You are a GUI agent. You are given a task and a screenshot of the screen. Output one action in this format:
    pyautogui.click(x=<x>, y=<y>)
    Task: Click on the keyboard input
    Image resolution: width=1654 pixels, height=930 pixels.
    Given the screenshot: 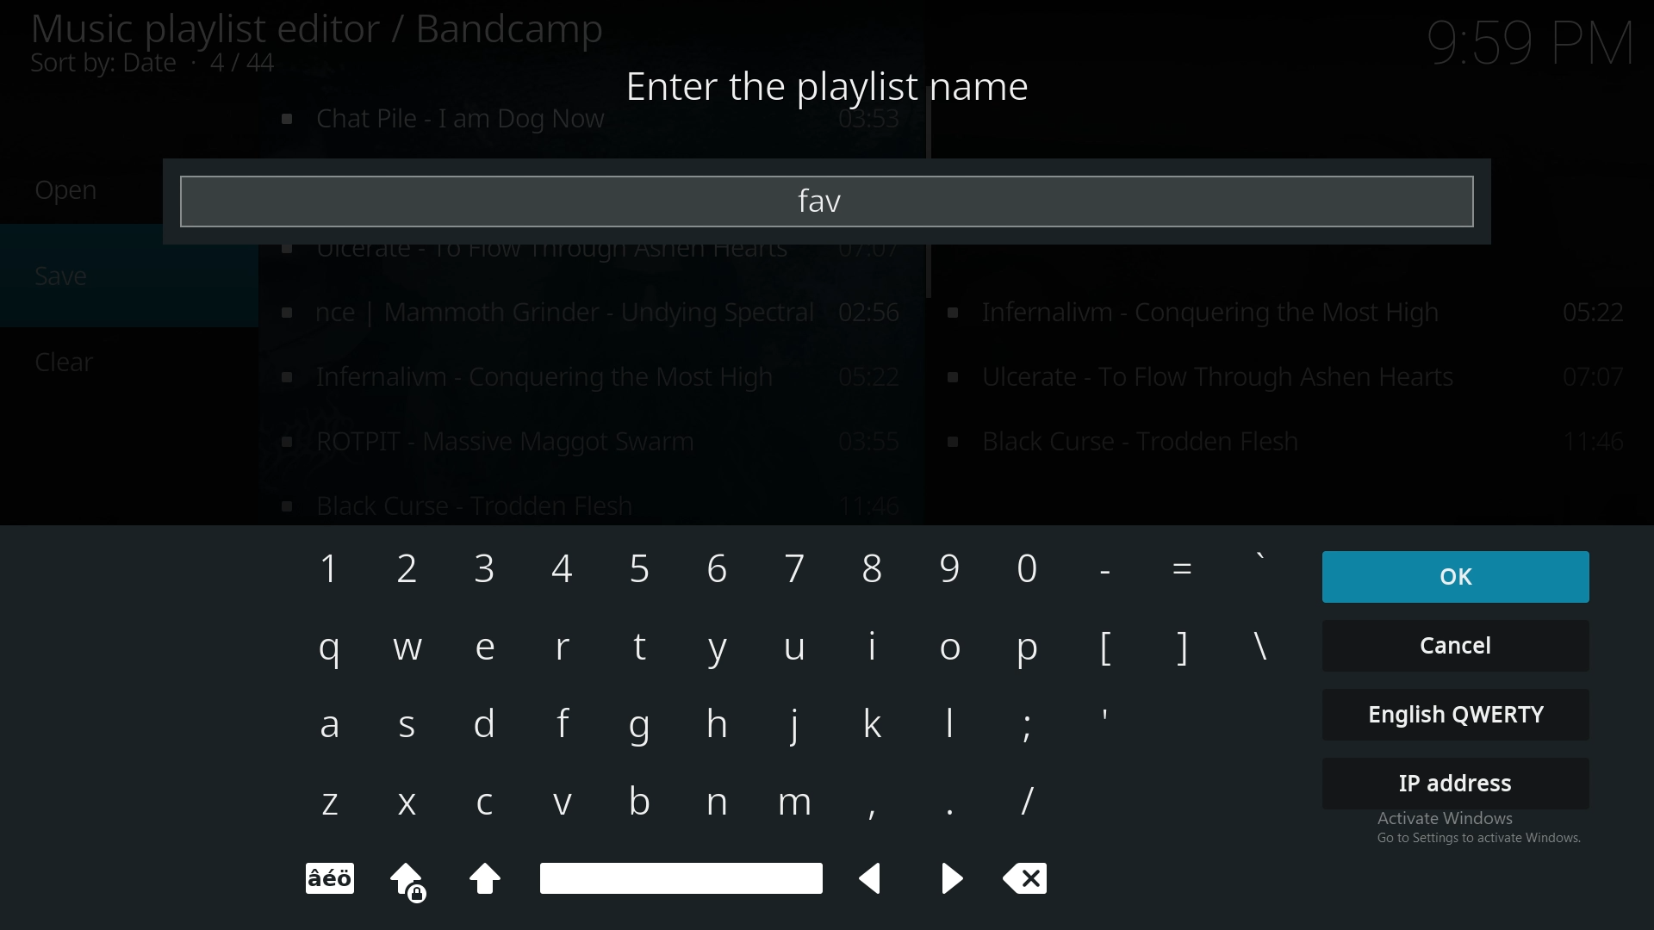 What is the action you would take?
    pyautogui.click(x=1109, y=650)
    